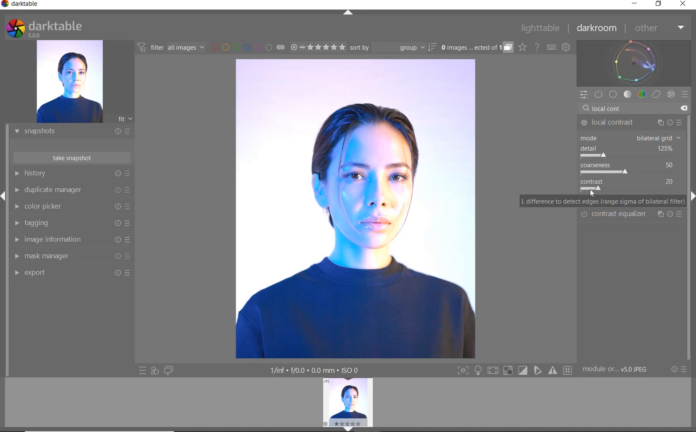 Image resolution: width=696 pixels, height=432 pixels. What do you see at coordinates (478, 371) in the screenshot?
I see `Button` at bounding box center [478, 371].